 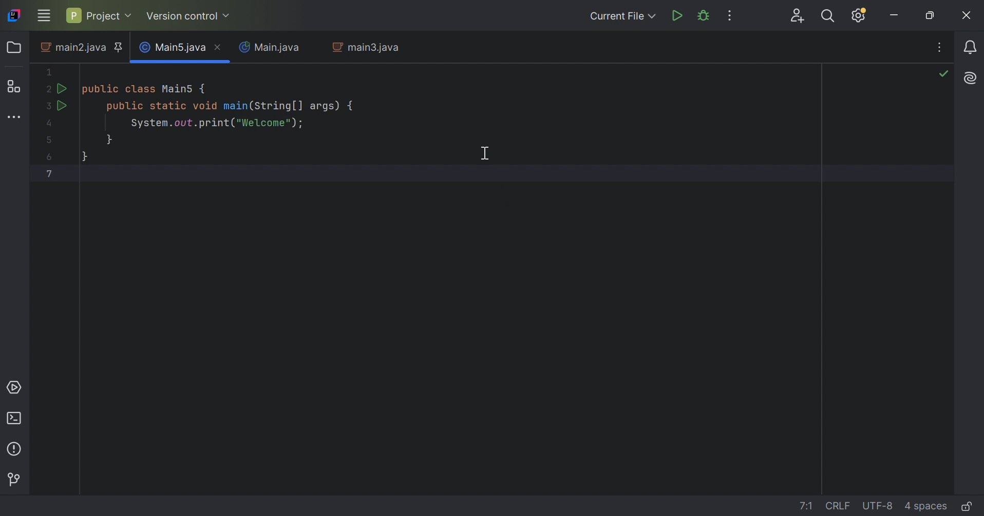 What do you see at coordinates (172, 46) in the screenshot?
I see `Main5.java` at bounding box center [172, 46].